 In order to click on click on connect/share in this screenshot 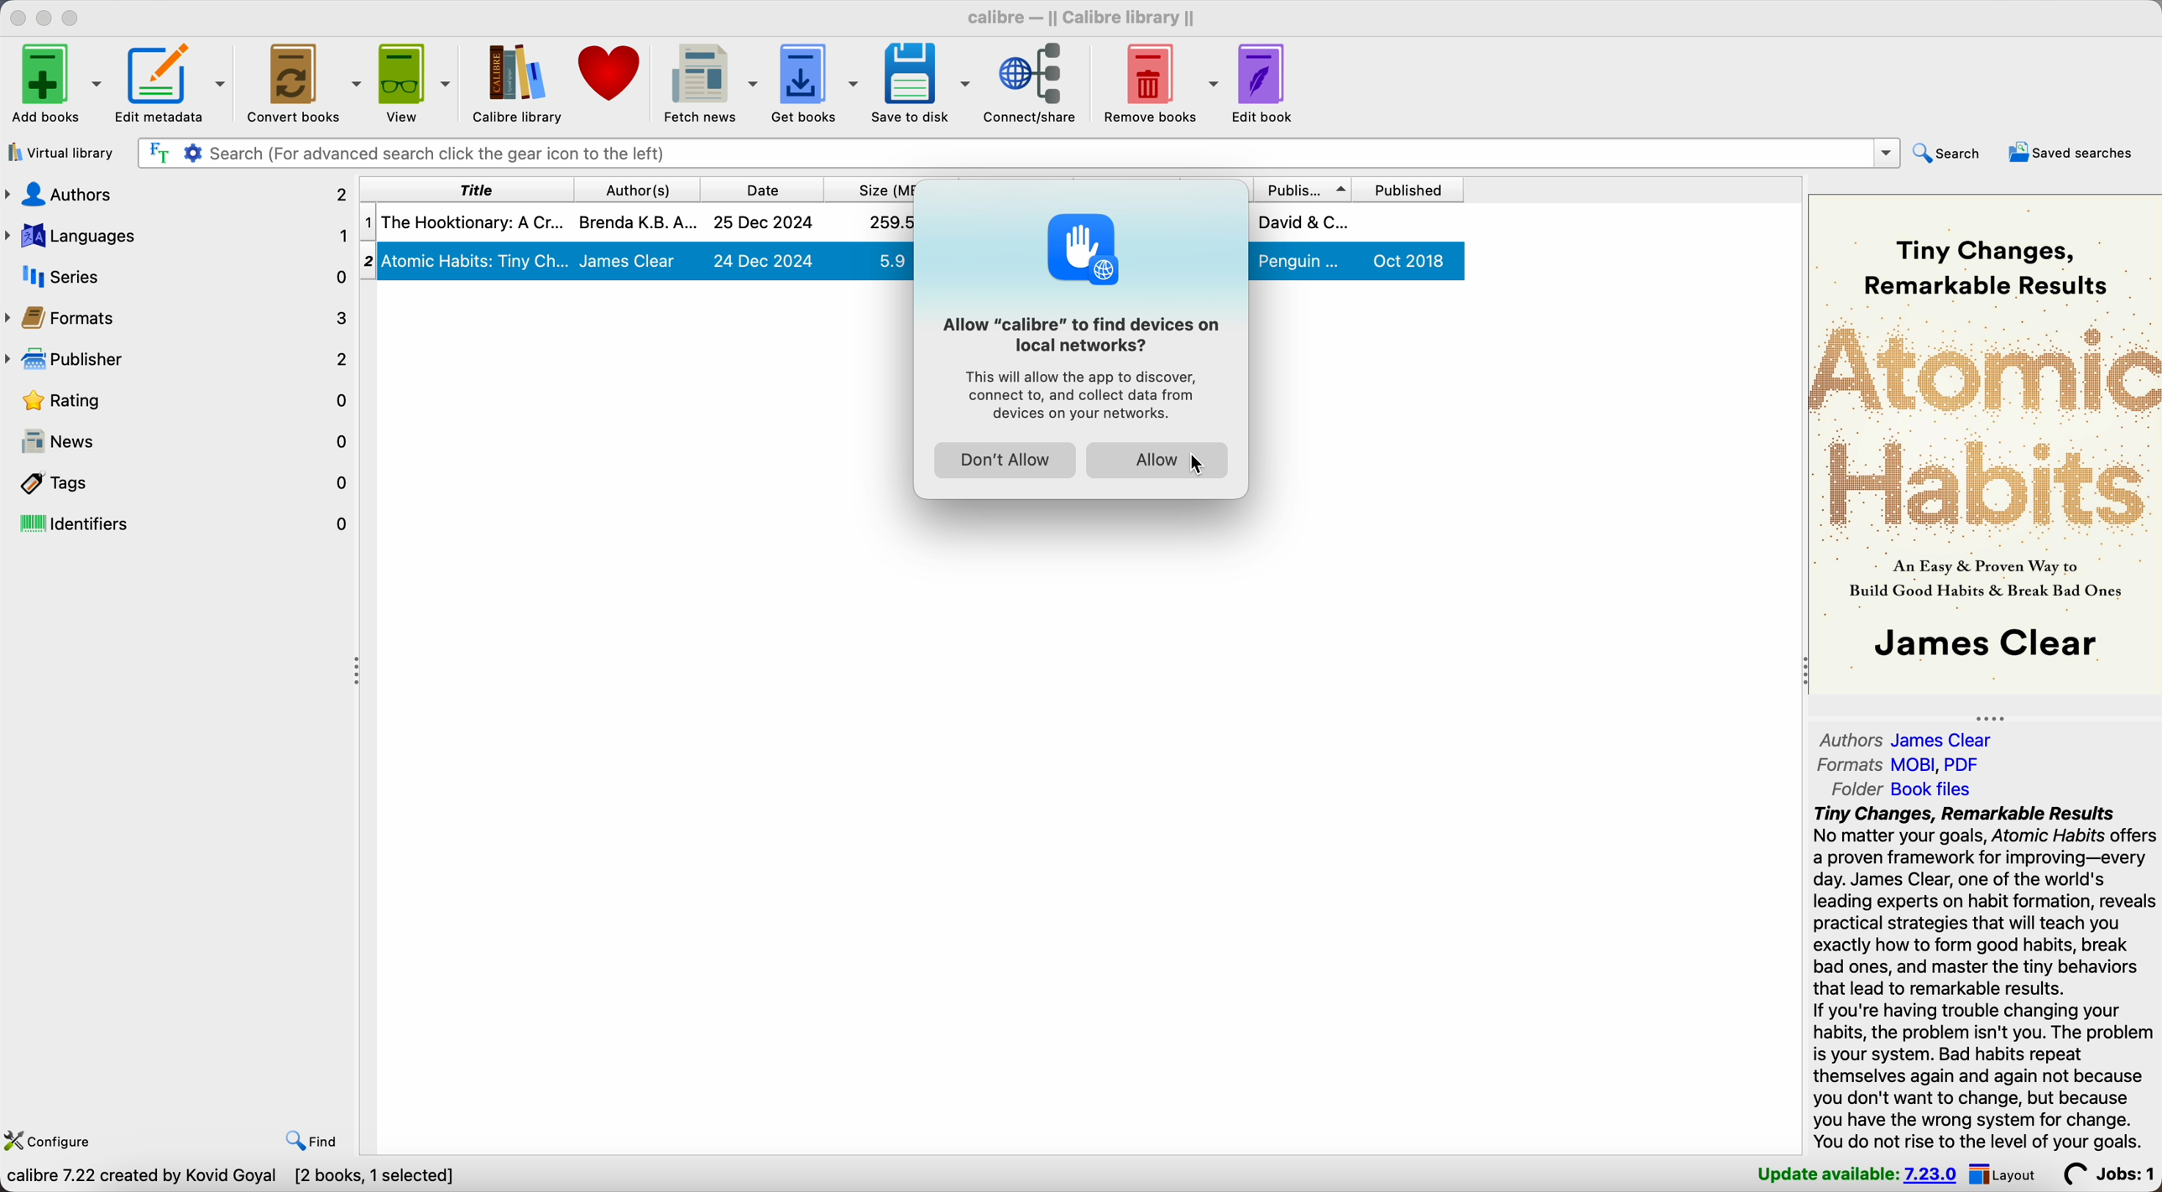, I will do `click(1031, 86)`.